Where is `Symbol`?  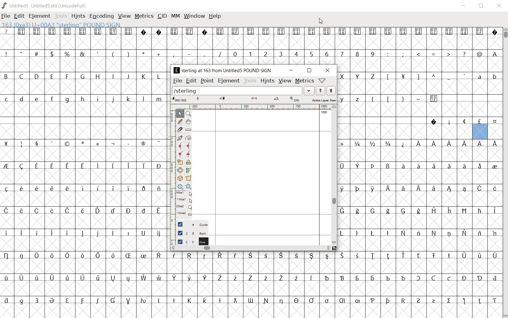
Symbol is located at coordinates (113, 144).